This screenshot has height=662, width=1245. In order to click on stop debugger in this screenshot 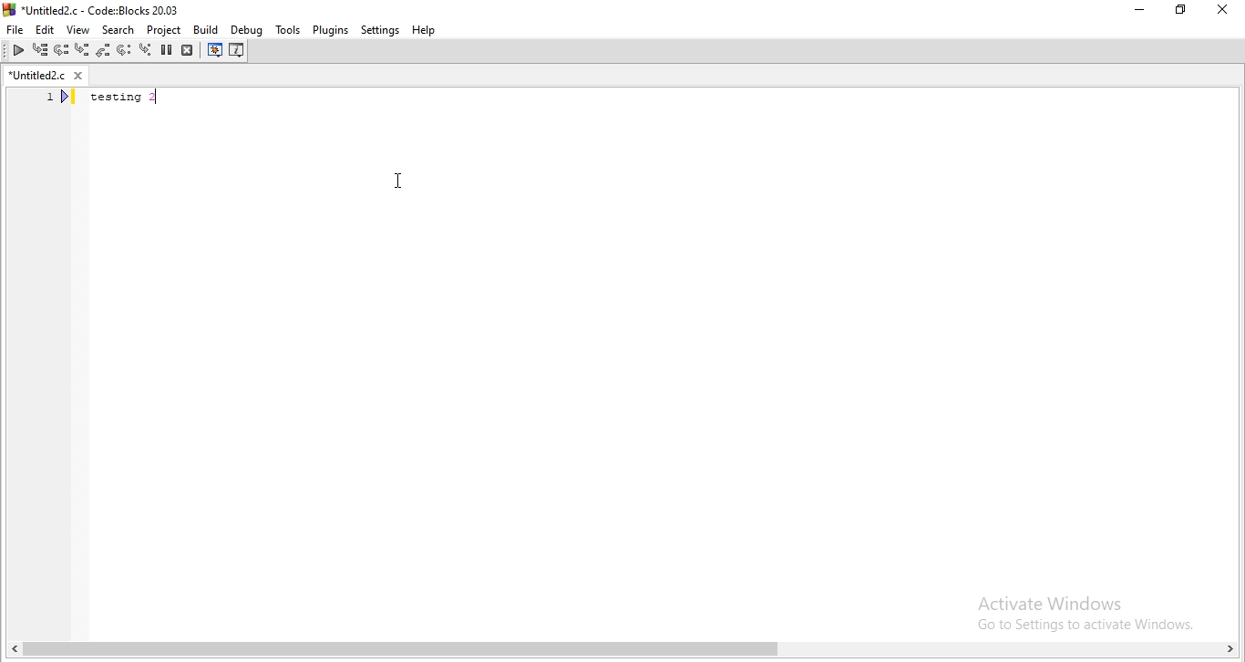, I will do `click(188, 50)`.